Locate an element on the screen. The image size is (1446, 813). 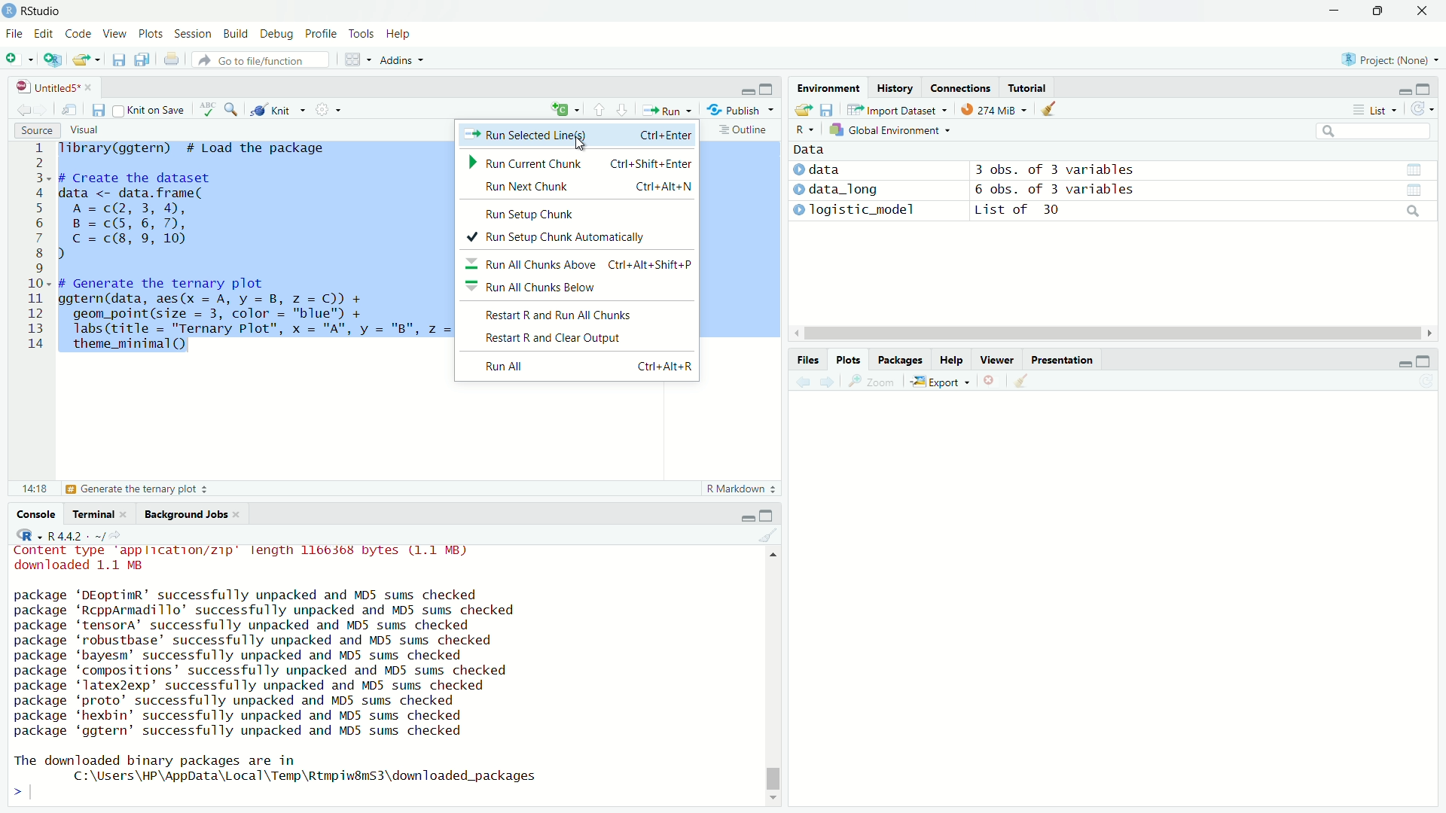
refresh is located at coordinates (1422, 111).